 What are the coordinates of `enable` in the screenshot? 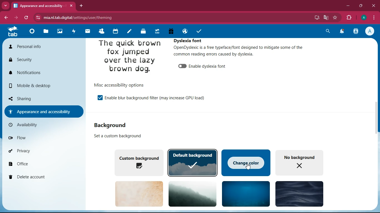 It's located at (182, 66).